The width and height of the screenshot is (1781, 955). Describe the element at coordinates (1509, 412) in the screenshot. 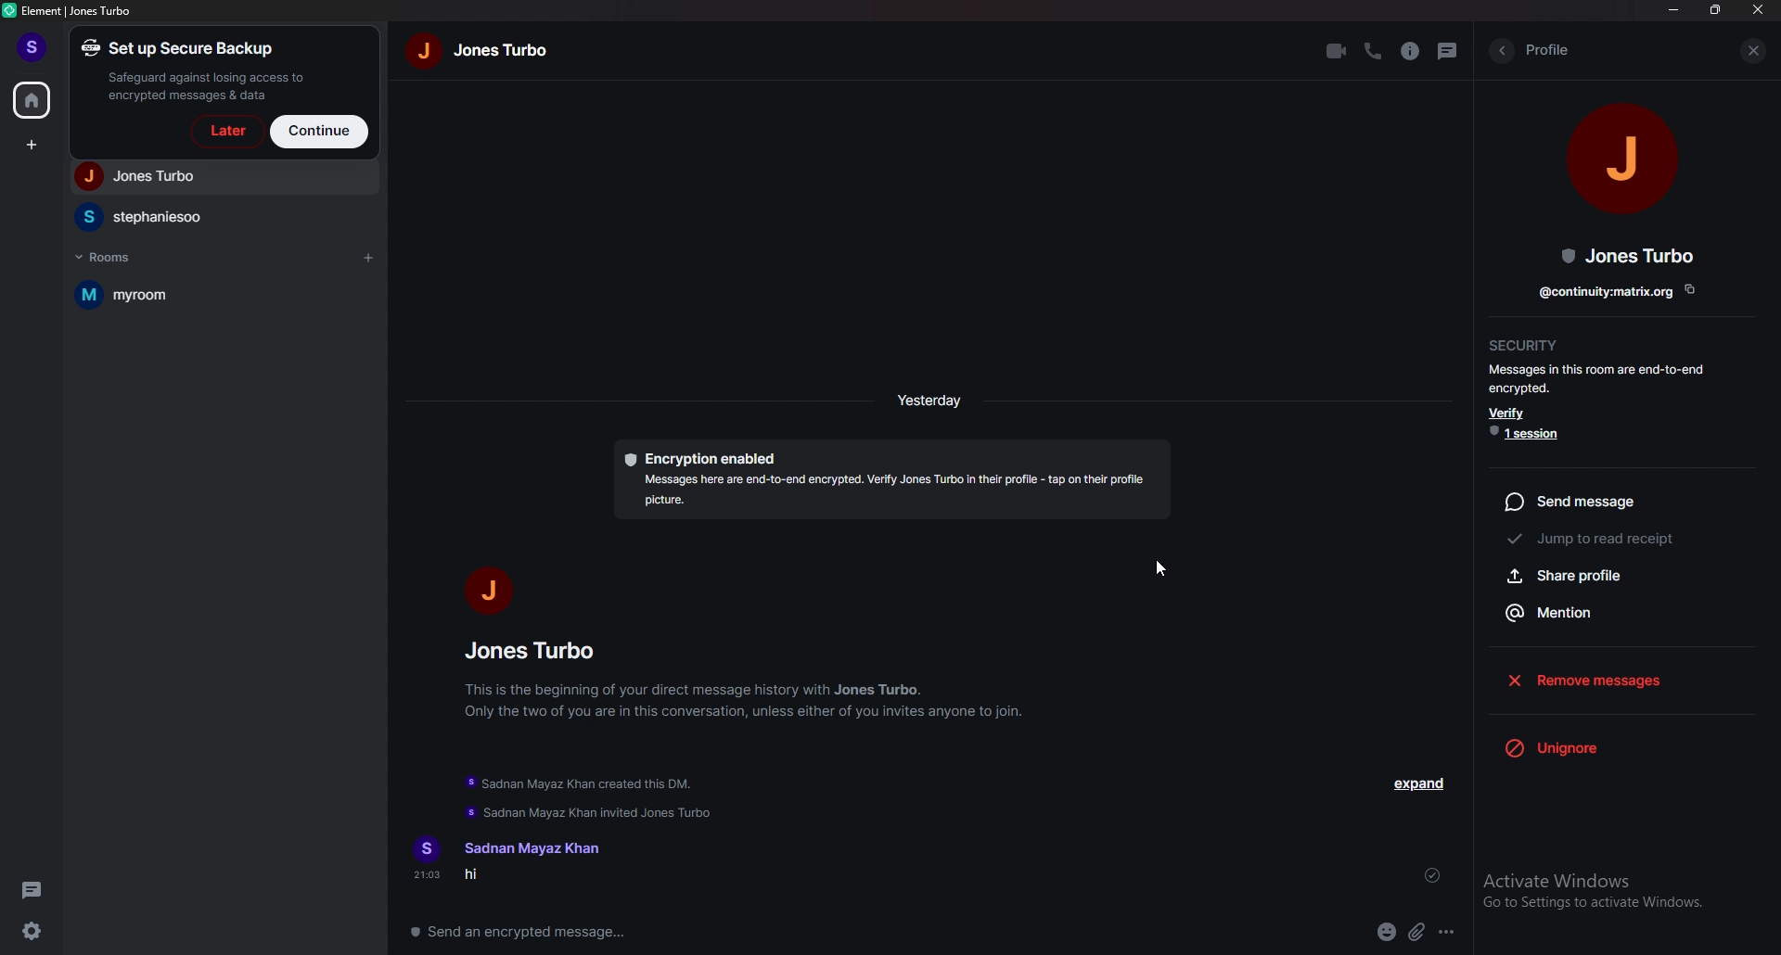

I see `verify` at that location.